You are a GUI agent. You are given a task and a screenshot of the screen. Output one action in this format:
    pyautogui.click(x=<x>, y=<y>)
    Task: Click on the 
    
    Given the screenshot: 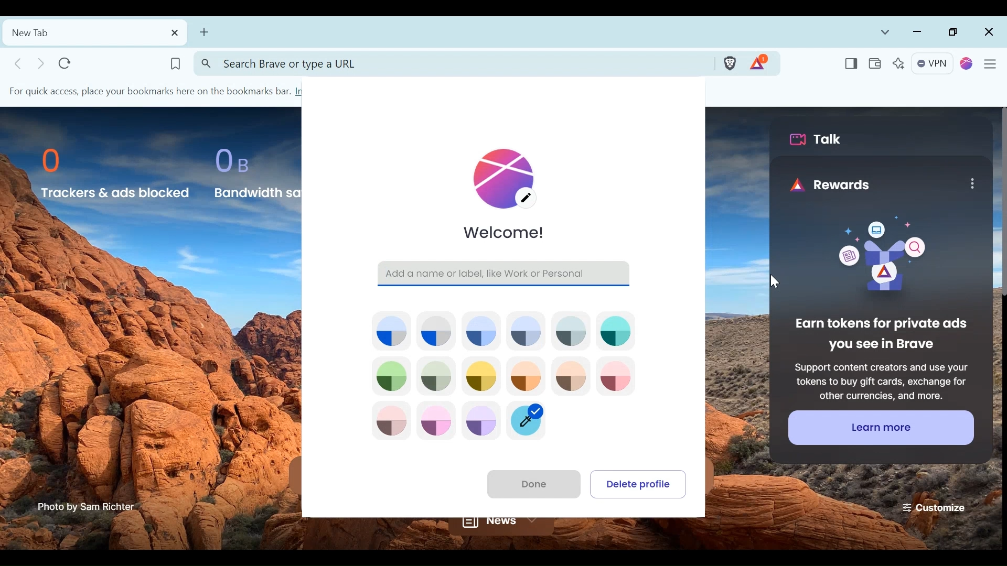 What is the action you would take?
    pyautogui.click(x=770, y=284)
    